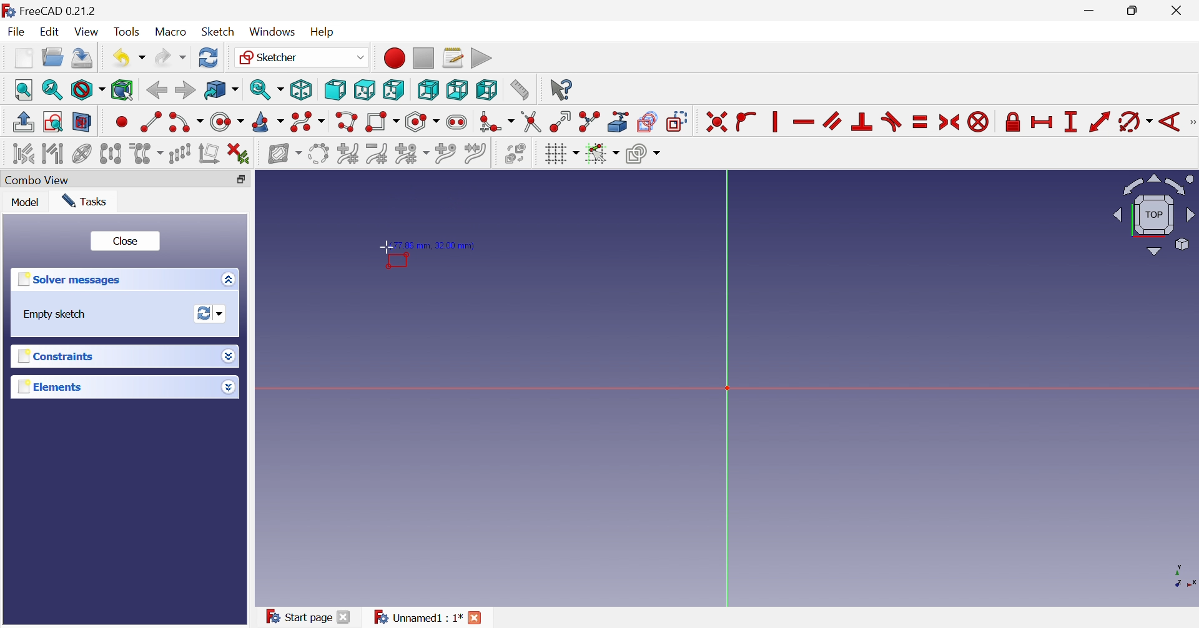 Image resolution: width=1199 pixels, height=628 pixels. I want to click on Split edge, so click(590, 122).